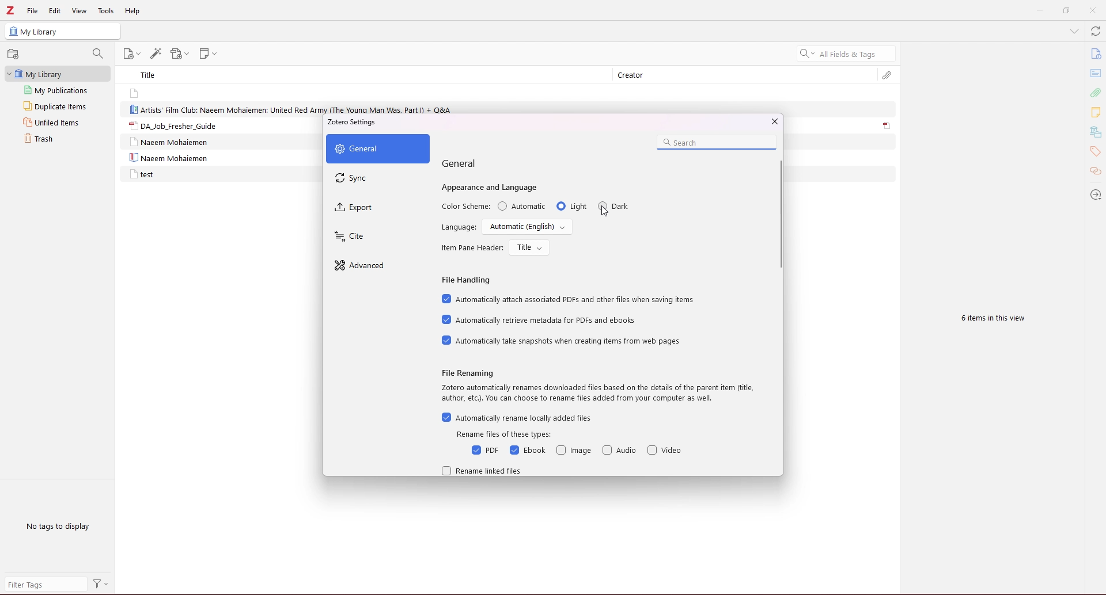  I want to click on tools, so click(107, 12).